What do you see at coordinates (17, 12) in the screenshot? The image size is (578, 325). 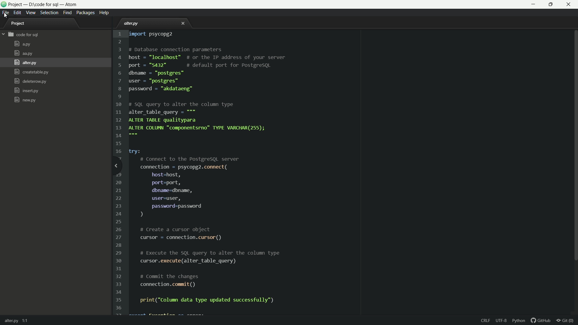 I see `edit menu` at bounding box center [17, 12].